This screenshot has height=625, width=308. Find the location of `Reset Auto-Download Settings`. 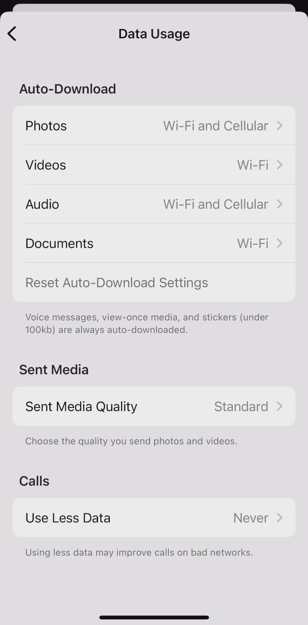

Reset Auto-Download Settings is located at coordinates (115, 284).